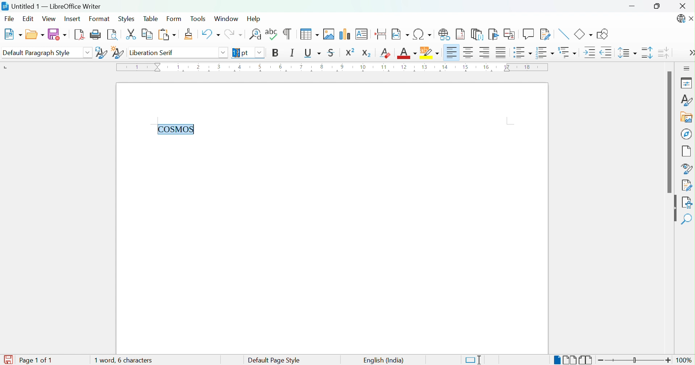  What do you see at coordinates (407, 54) in the screenshot?
I see `Font Color` at bounding box center [407, 54].